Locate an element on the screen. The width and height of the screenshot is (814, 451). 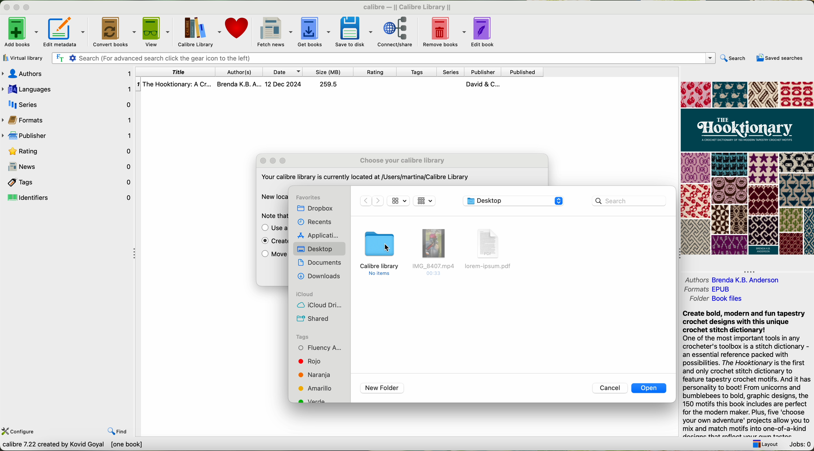
move the current library to the new location is located at coordinates (273, 253).